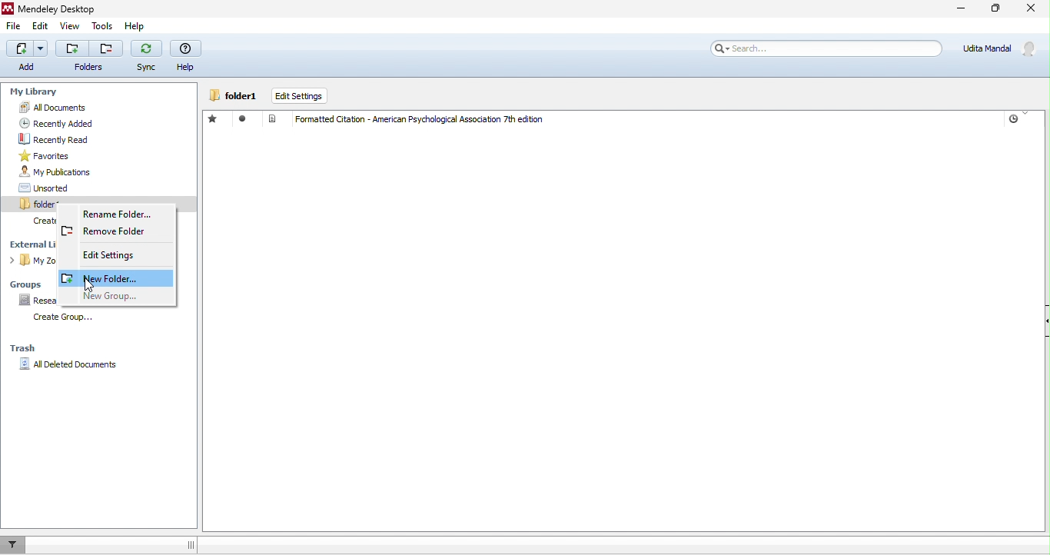 The image size is (1050, 555). Describe the element at coordinates (1012, 119) in the screenshot. I see `Timer logo` at that location.